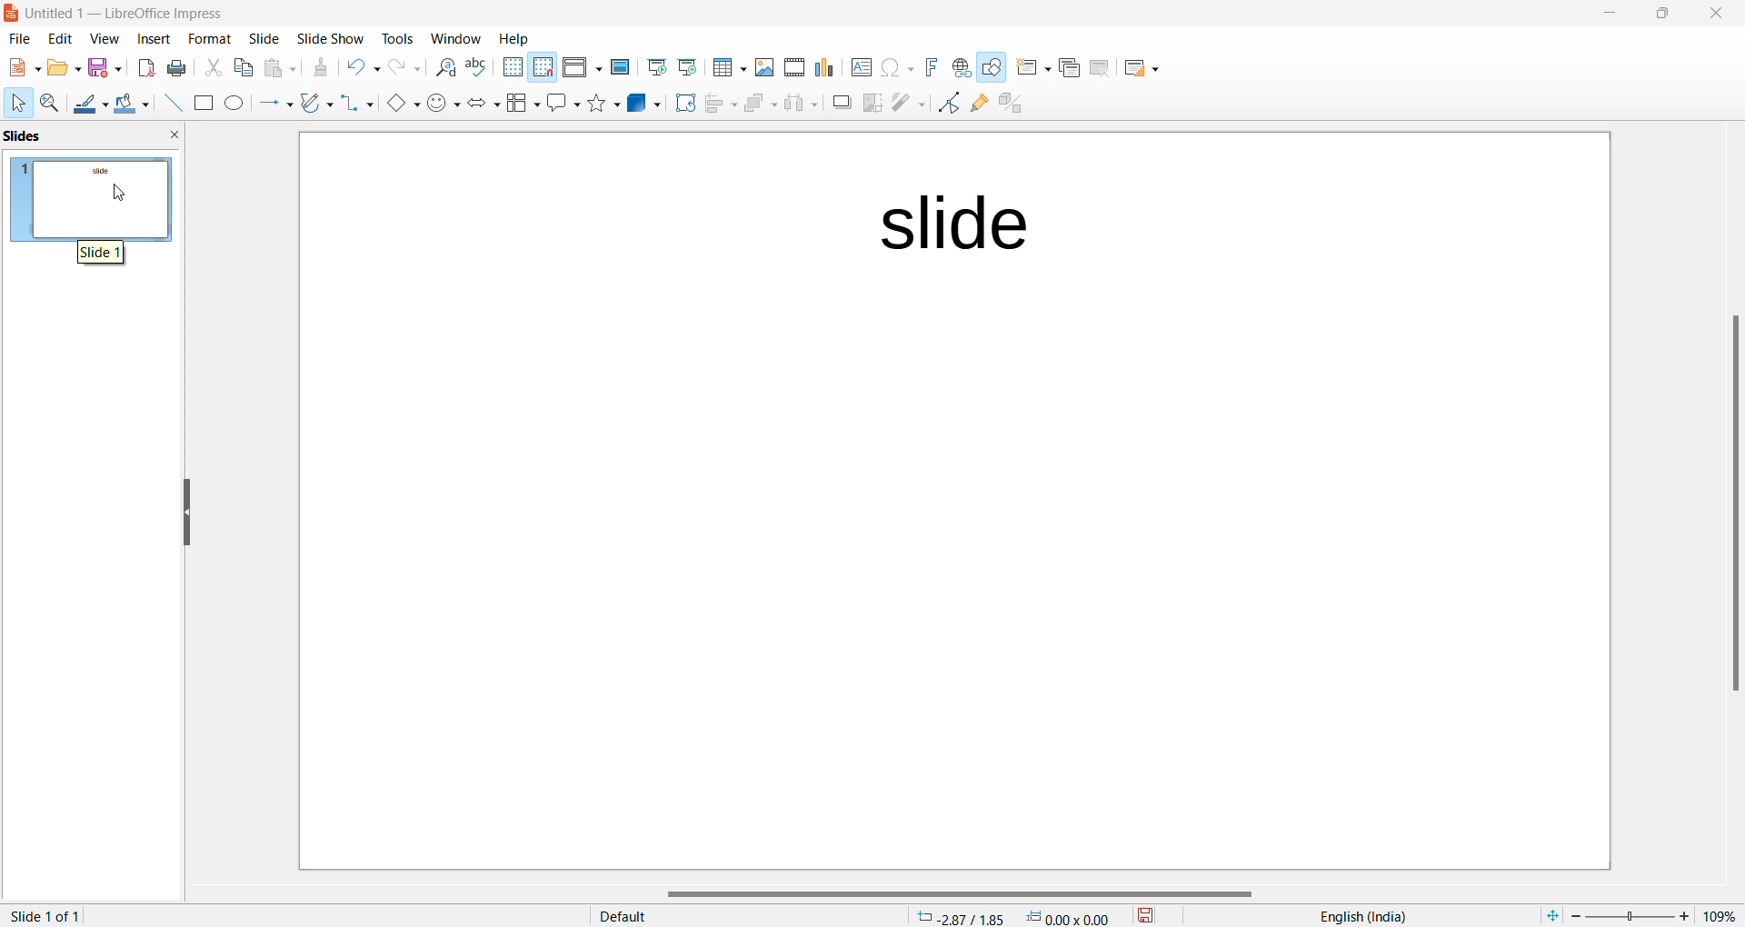 Image resolution: width=1745 pixels, height=927 pixels. Describe the element at coordinates (620, 67) in the screenshot. I see `Master slide` at that location.